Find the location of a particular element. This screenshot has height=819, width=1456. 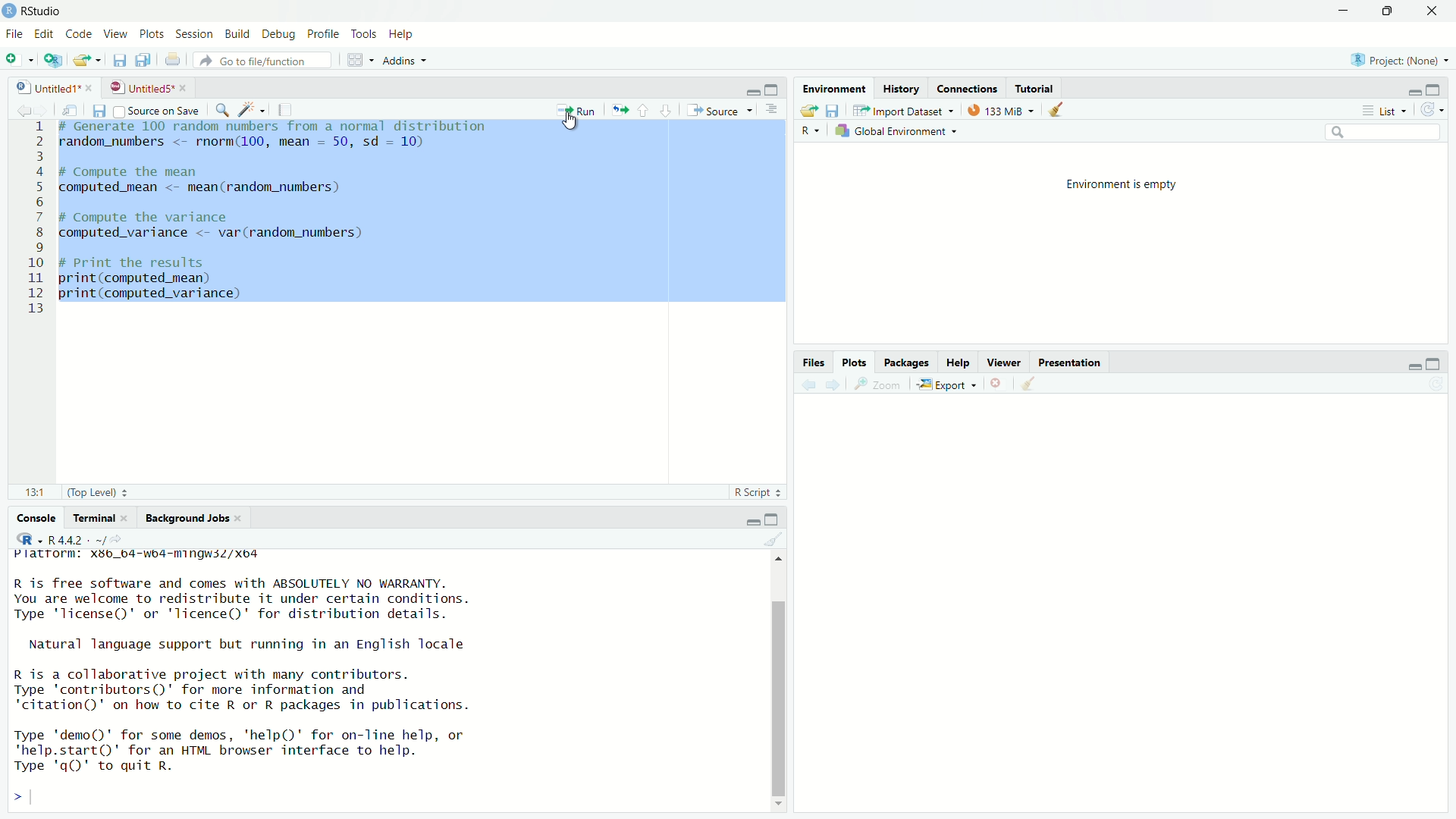

clear console is located at coordinates (773, 538).